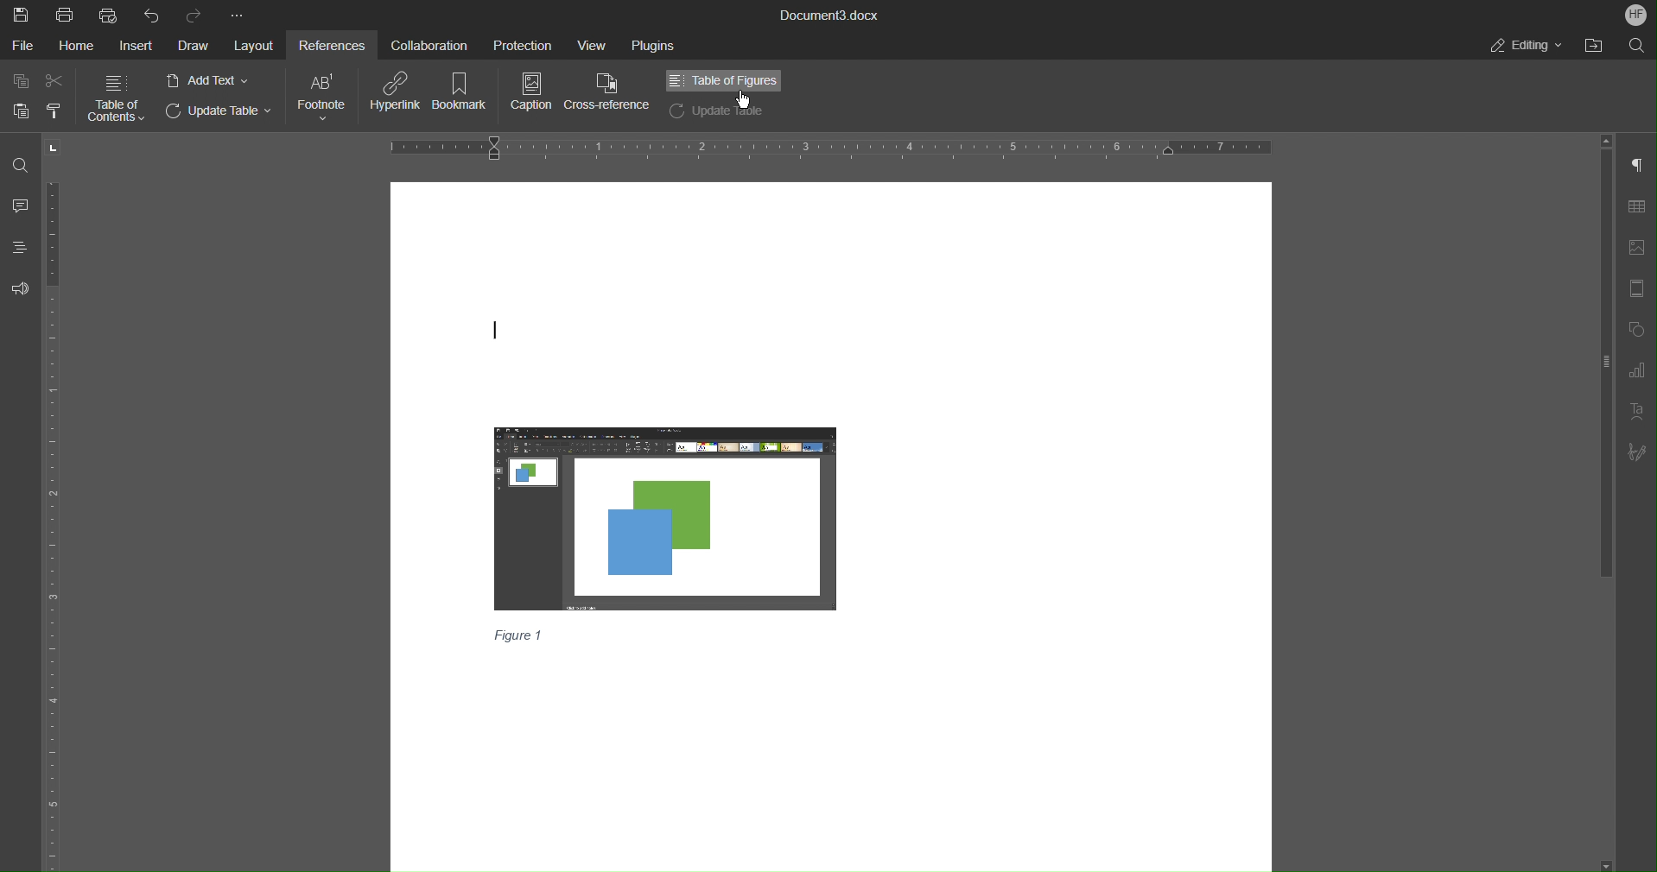 This screenshot has height=872, width=1657. What do you see at coordinates (740, 101) in the screenshot?
I see `pointer` at bounding box center [740, 101].